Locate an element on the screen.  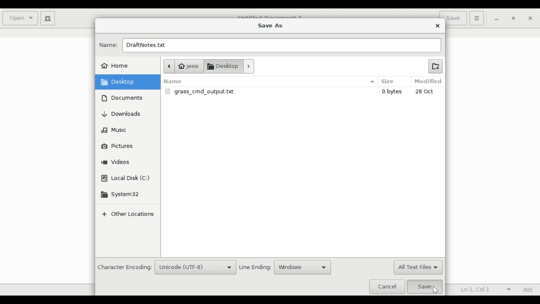
Close is located at coordinates (438, 26).